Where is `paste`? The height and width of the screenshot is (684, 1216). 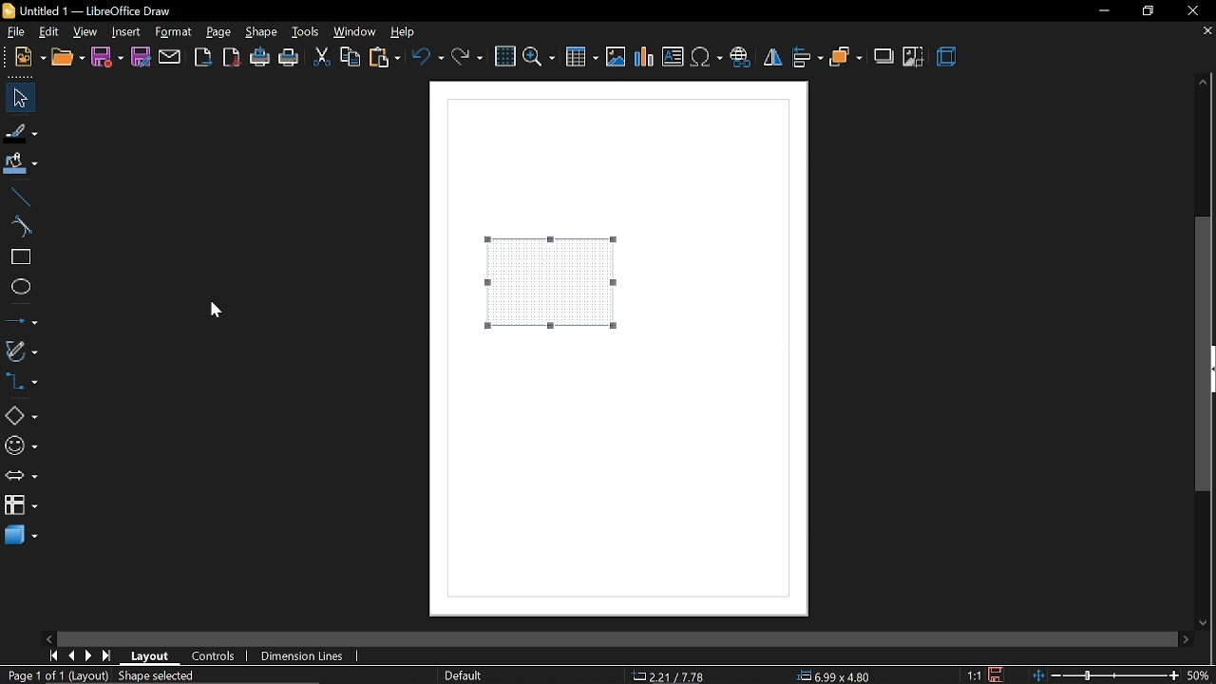
paste is located at coordinates (383, 58).